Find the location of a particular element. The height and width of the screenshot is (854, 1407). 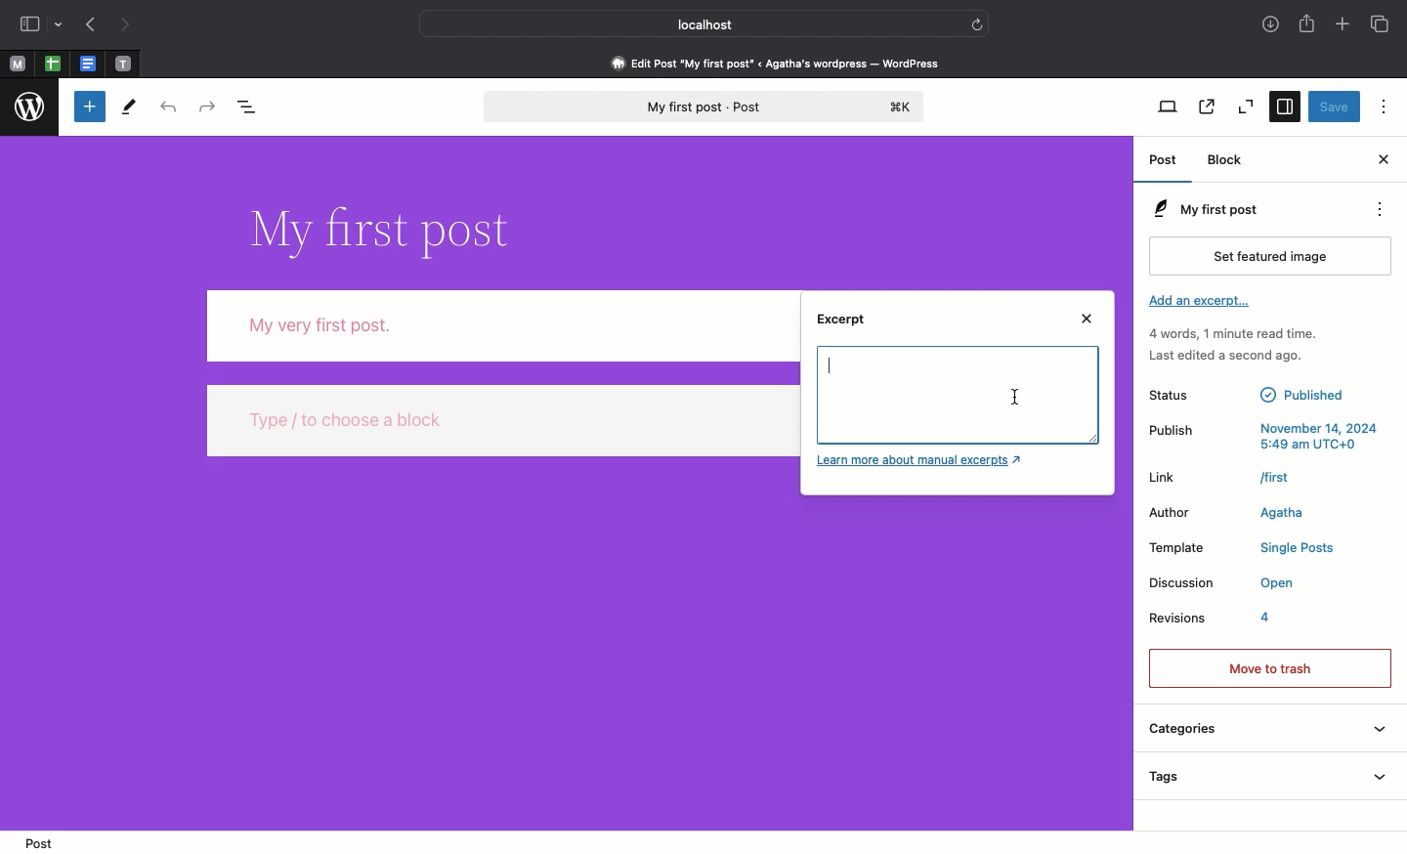

Text box is located at coordinates (981, 396).